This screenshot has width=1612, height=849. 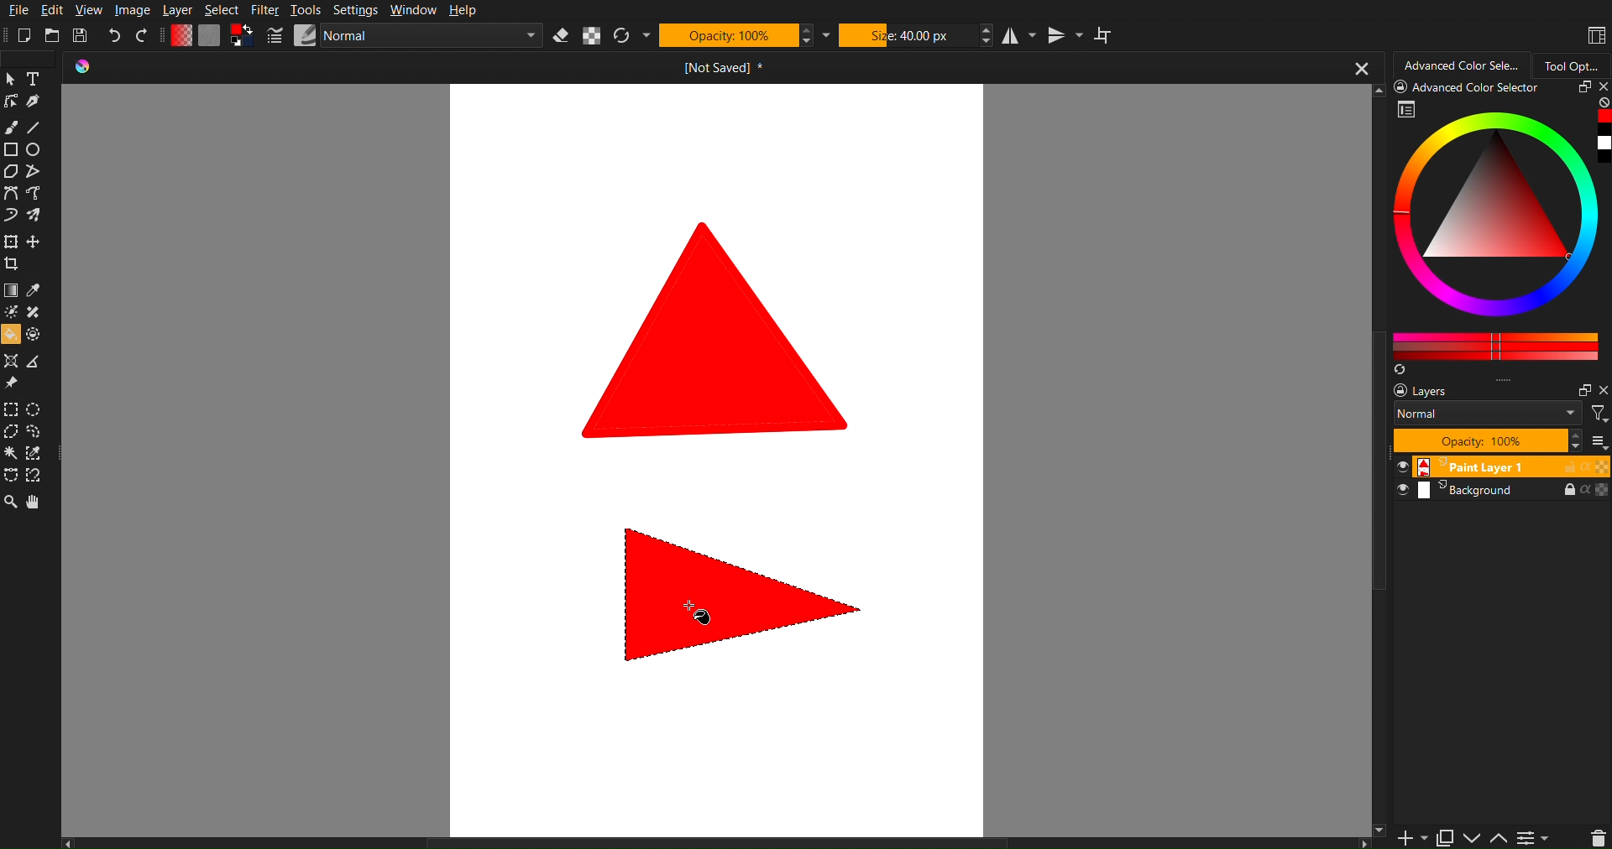 I want to click on Free shape, so click(x=36, y=195).